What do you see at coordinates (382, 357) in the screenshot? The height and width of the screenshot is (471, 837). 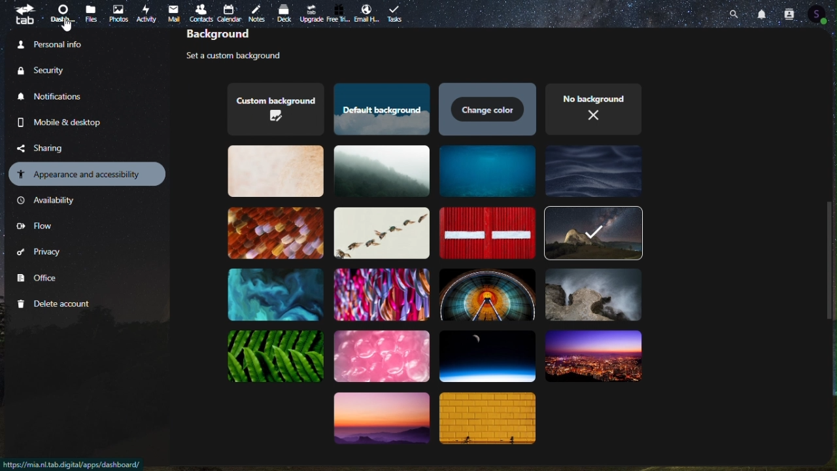 I see `Themes` at bounding box center [382, 357].